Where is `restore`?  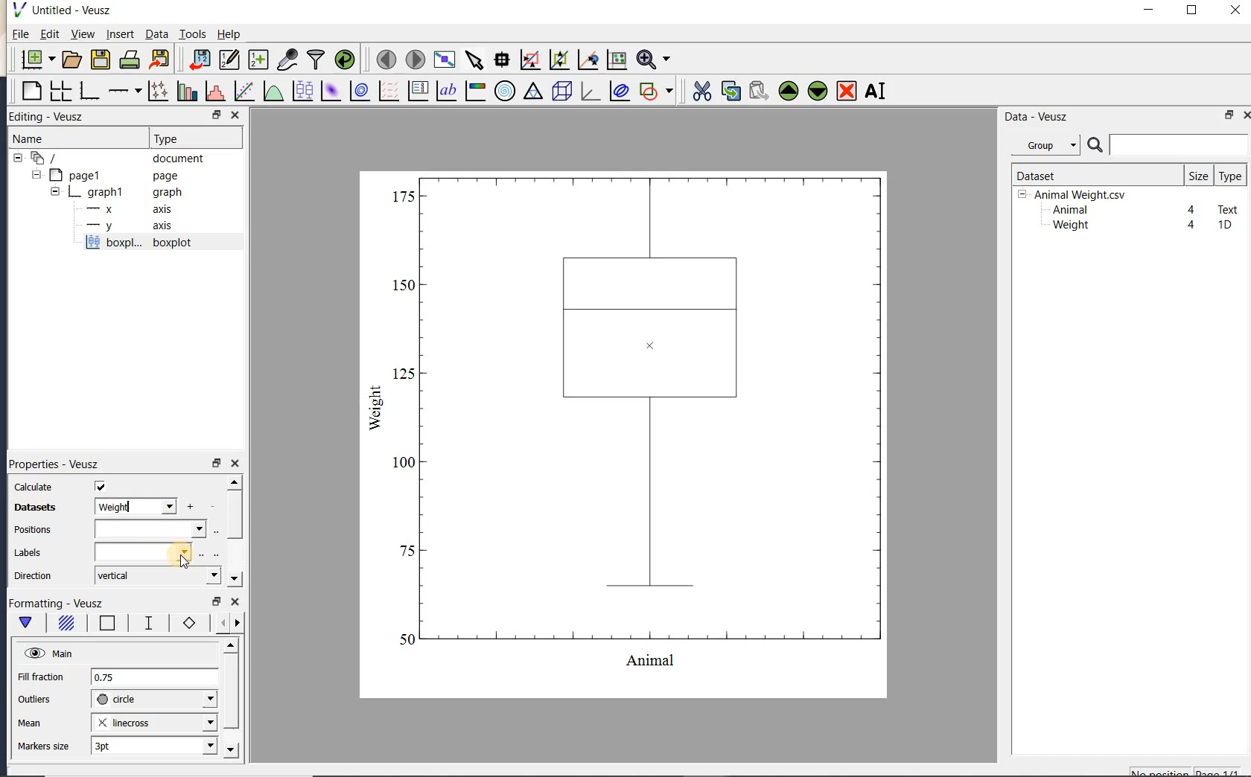
restore is located at coordinates (1230, 115).